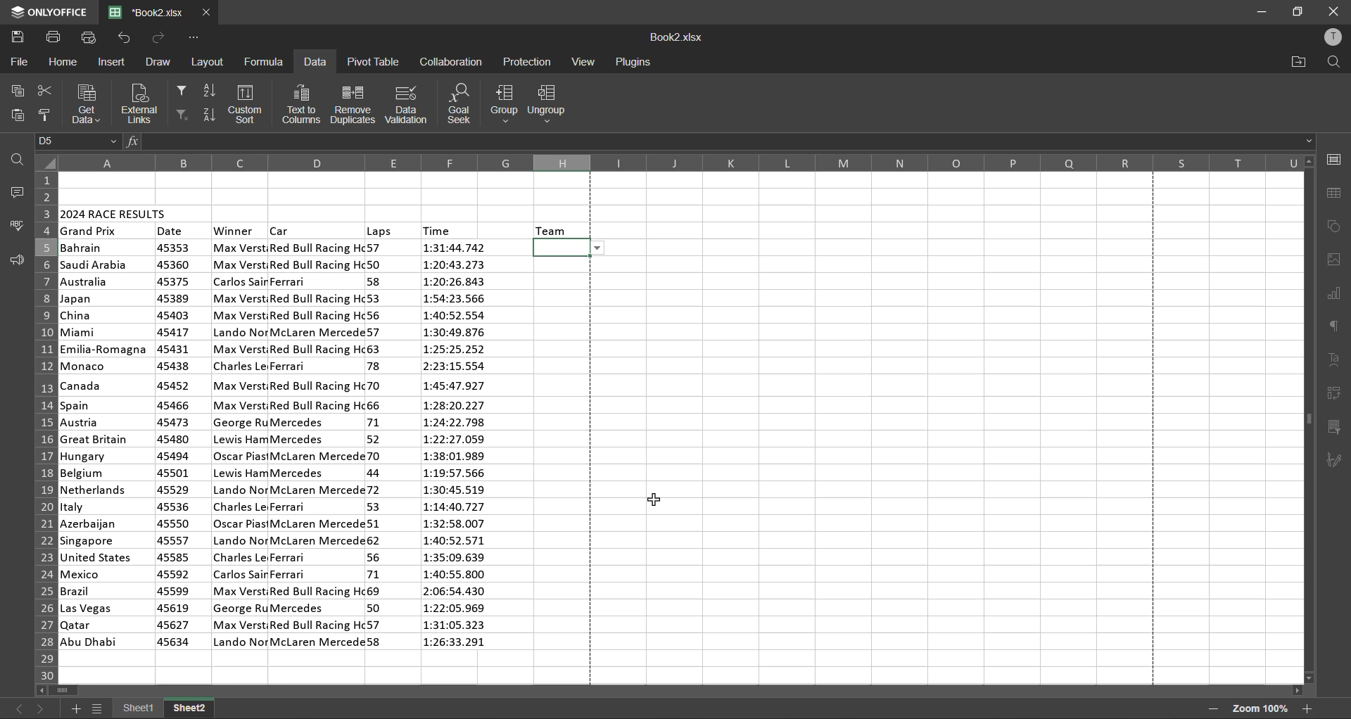 The image size is (1351, 719). What do you see at coordinates (1333, 159) in the screenshot?
I see `cell settings` at bounding box center [1333, 159].